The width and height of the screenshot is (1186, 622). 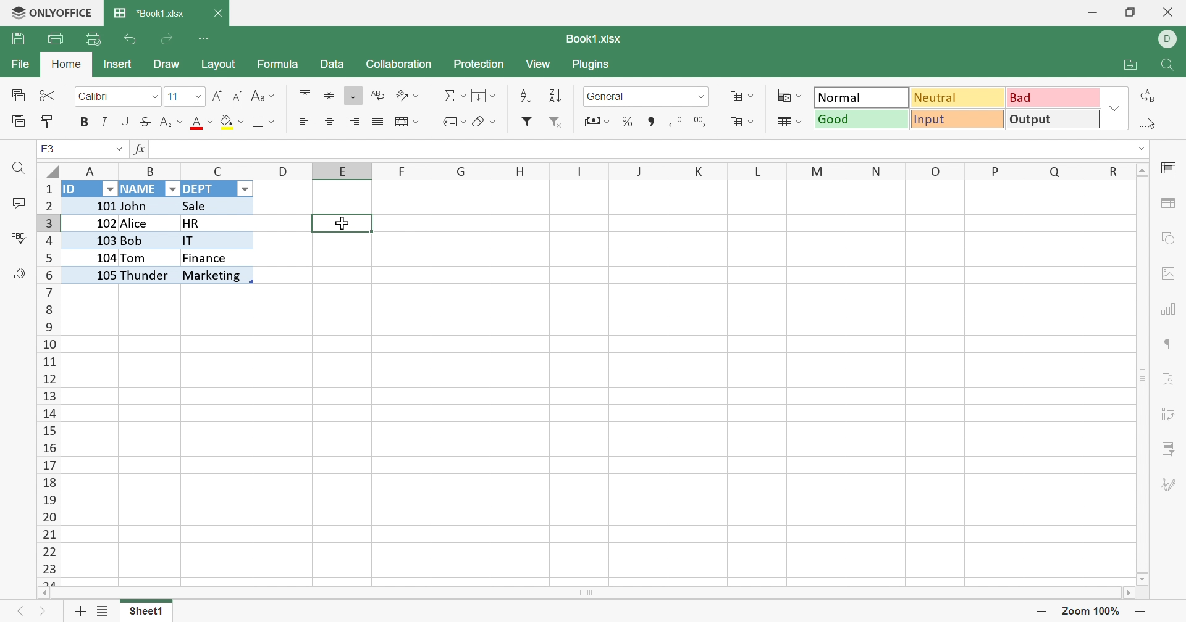 I want to click on Scroll Down, so click(x=1143, y=576).